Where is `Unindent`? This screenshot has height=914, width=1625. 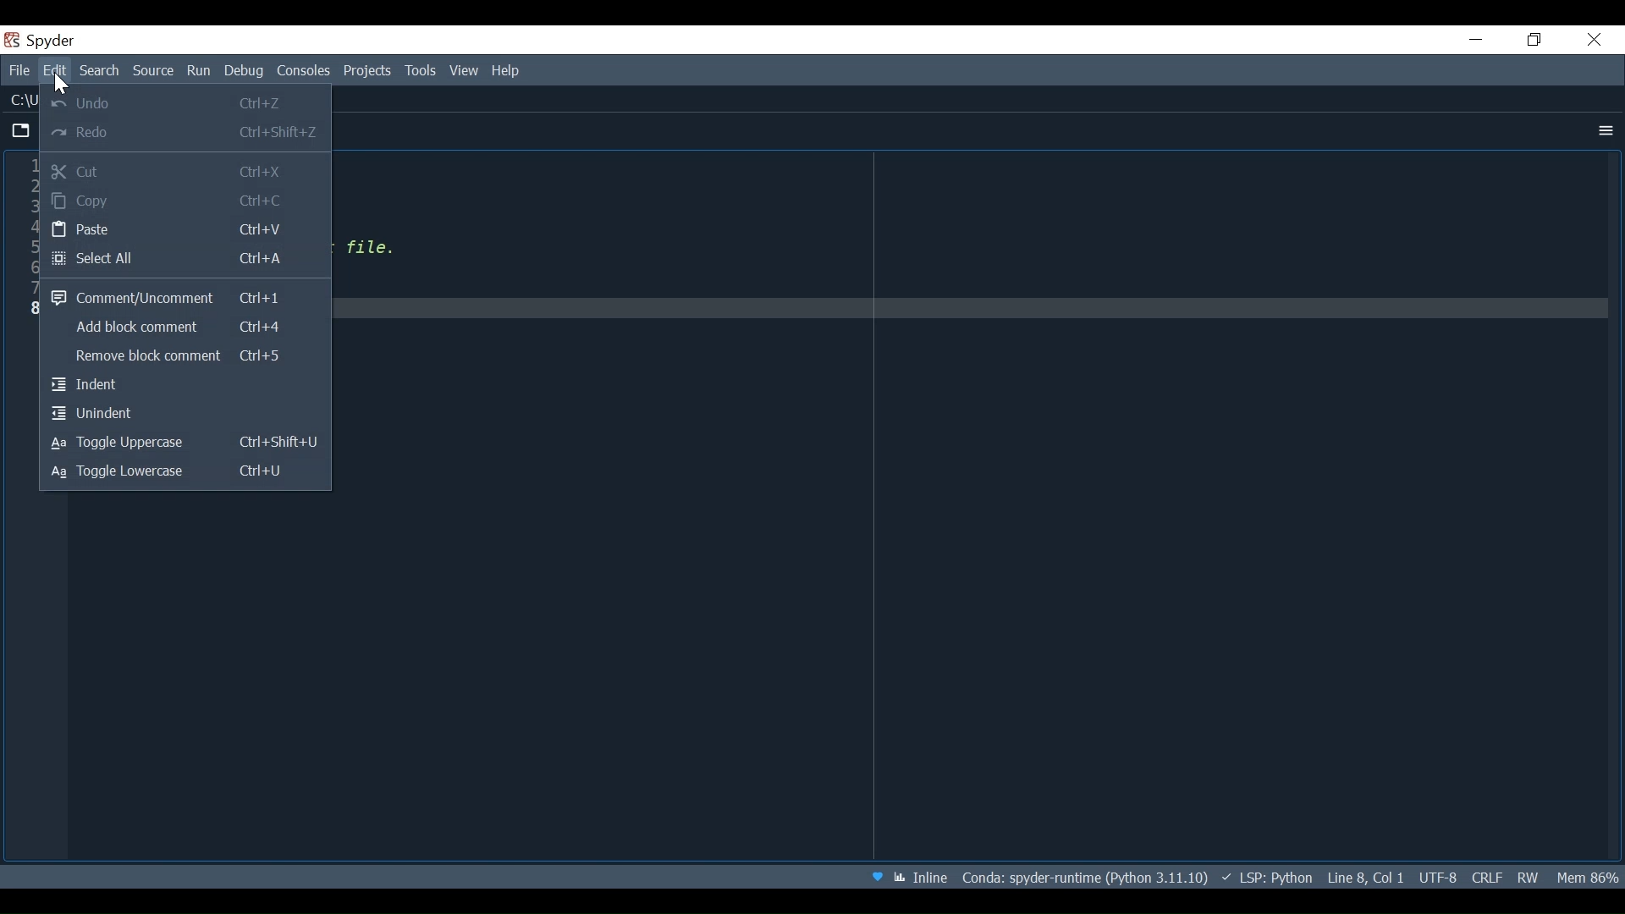 Unindent is located at coordinates (185, 414).